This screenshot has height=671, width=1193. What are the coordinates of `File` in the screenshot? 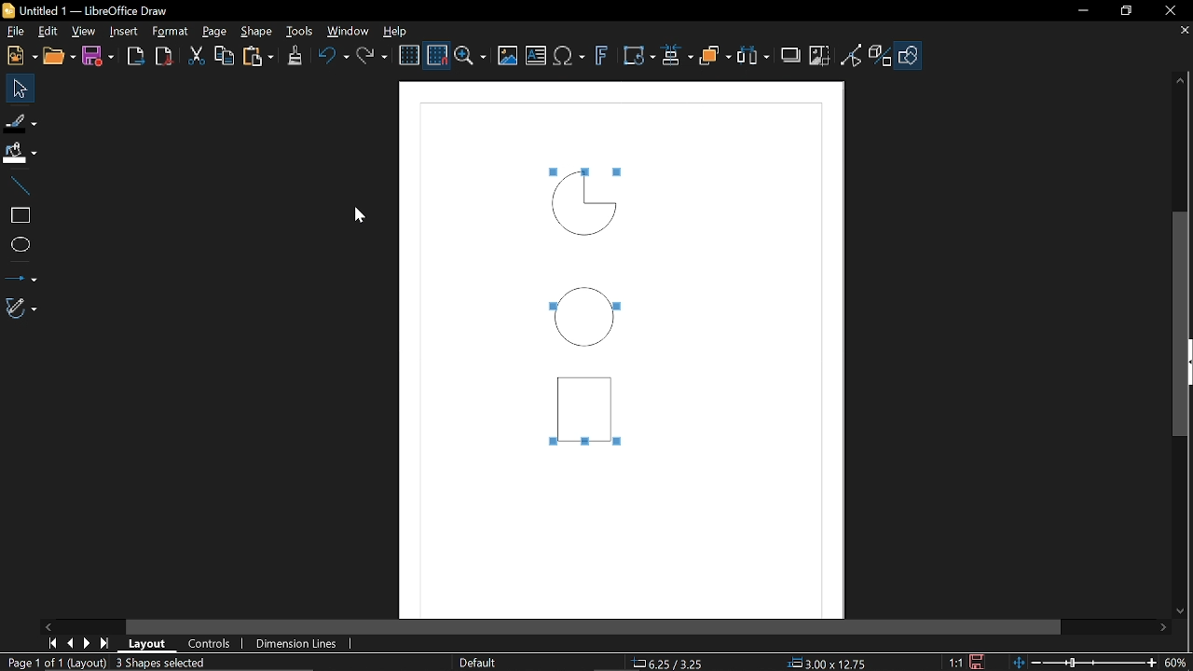 It's located at (16, 30).